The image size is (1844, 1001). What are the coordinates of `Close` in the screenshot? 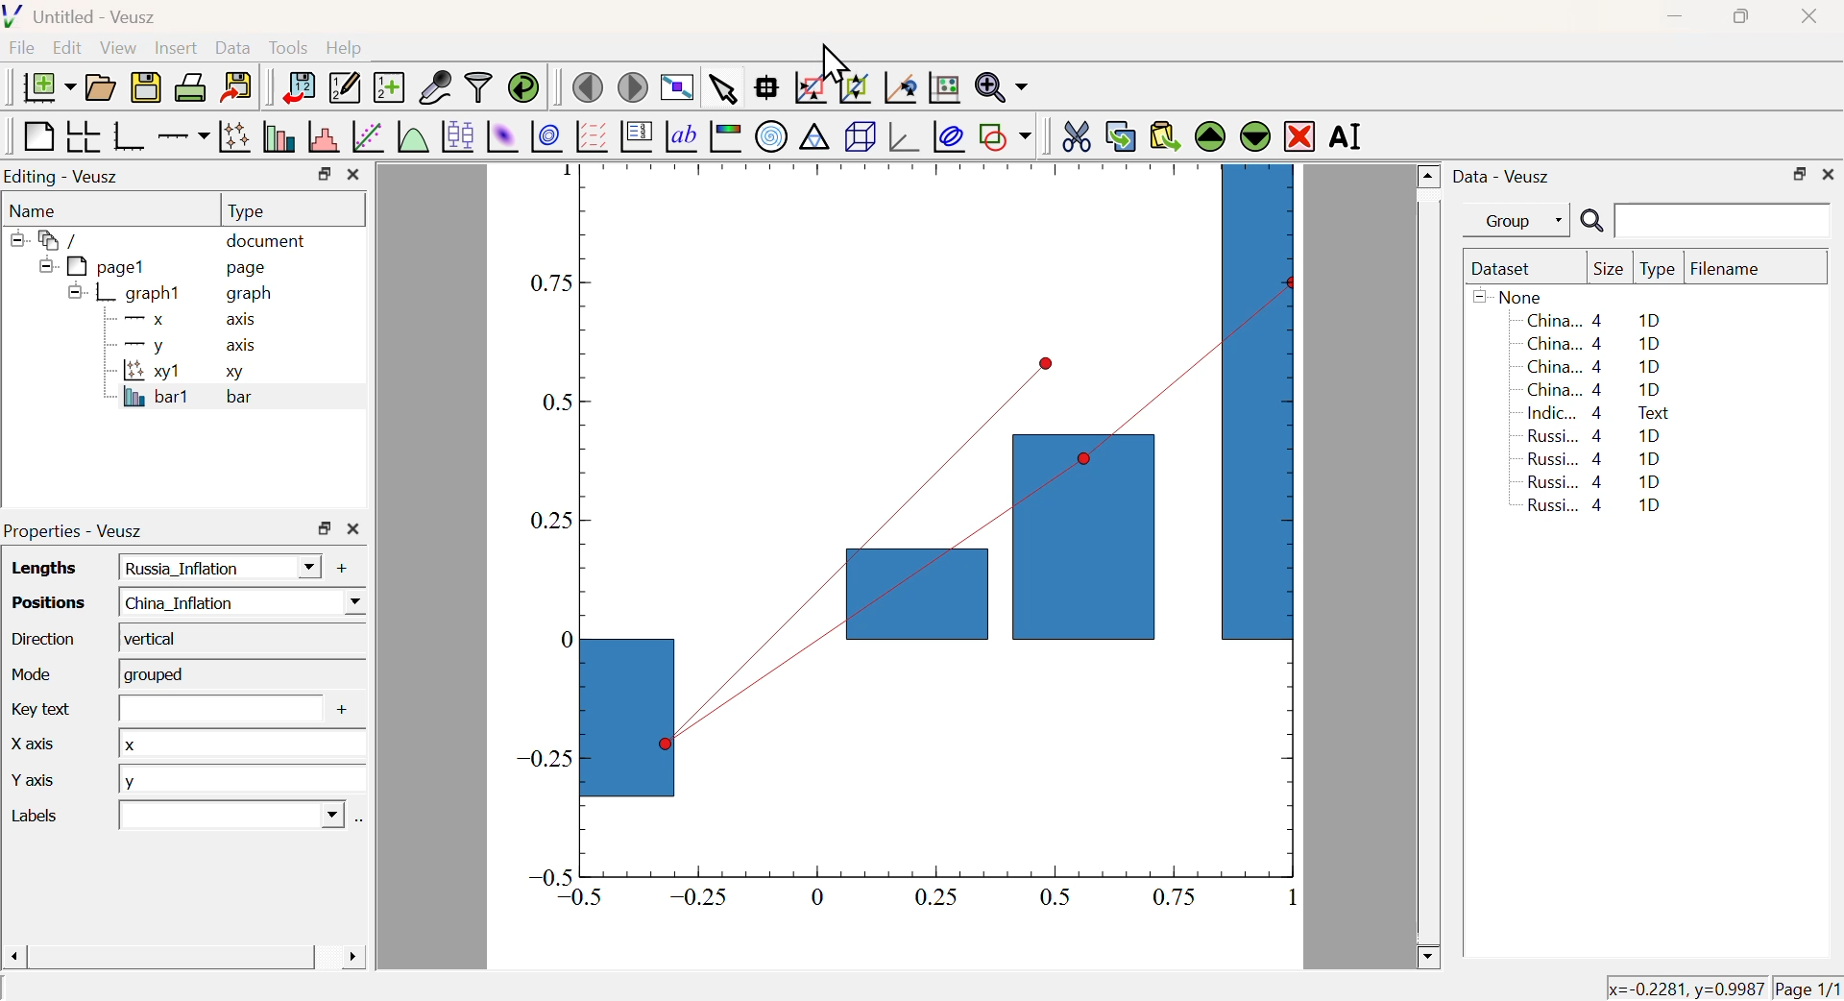 It's located at (353, 530).